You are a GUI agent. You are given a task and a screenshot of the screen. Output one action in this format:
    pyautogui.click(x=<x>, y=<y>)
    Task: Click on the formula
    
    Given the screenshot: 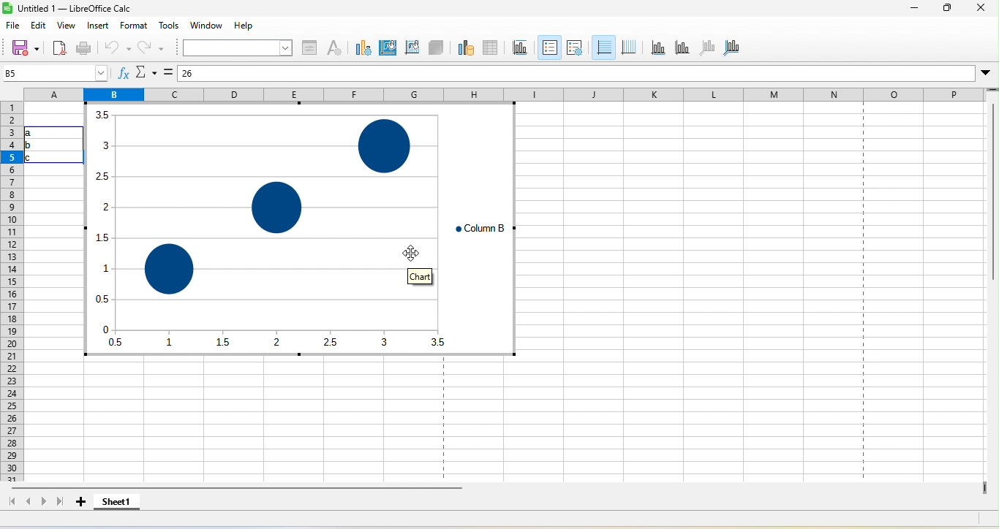 What is the action you would take?
    pyautogui.click(x=169, y=71)
    